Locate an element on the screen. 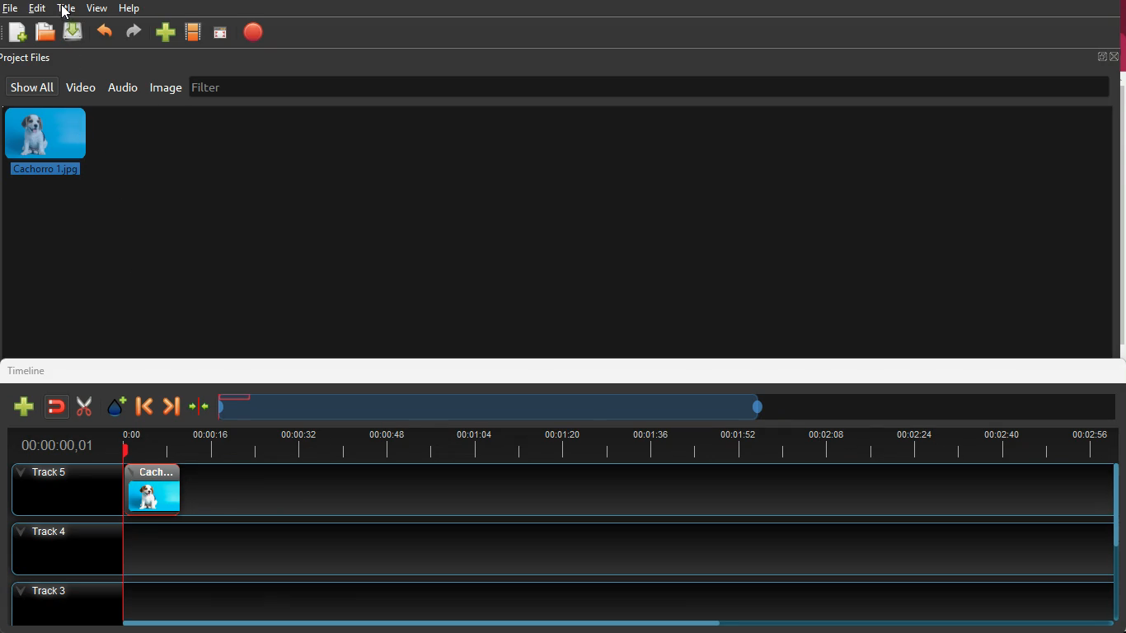 This screenshot has height=633, width=1126. effect is located at coordinates (114, 406).